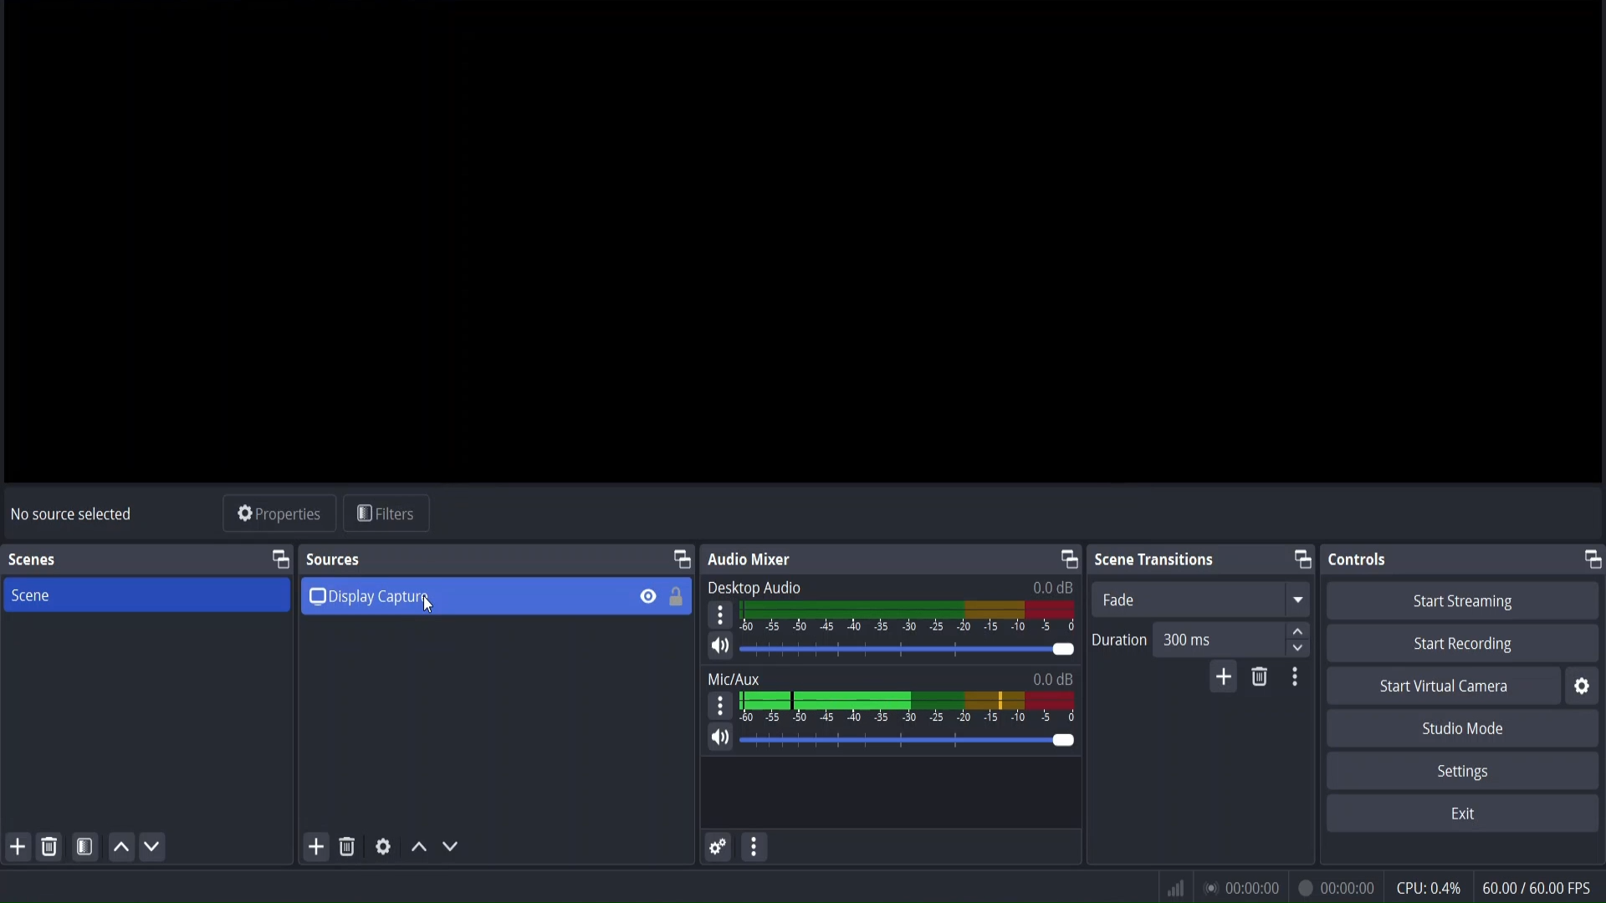 Image resolution: width=1606 pixels, height=903 pixels. Describe the element at coordinates (756, 848) in the screenshot. I see `more actions` at that location.